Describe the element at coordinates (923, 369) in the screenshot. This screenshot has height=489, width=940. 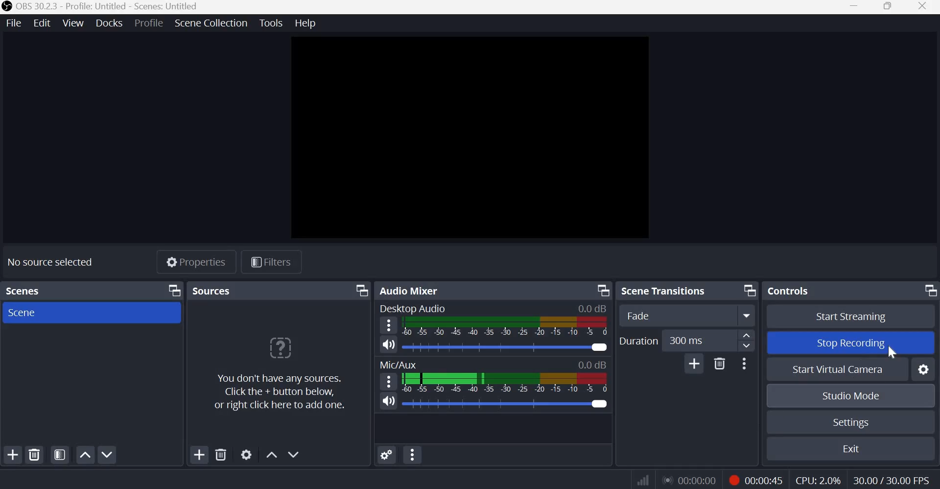
I see `Configure virtual camera` at that location.